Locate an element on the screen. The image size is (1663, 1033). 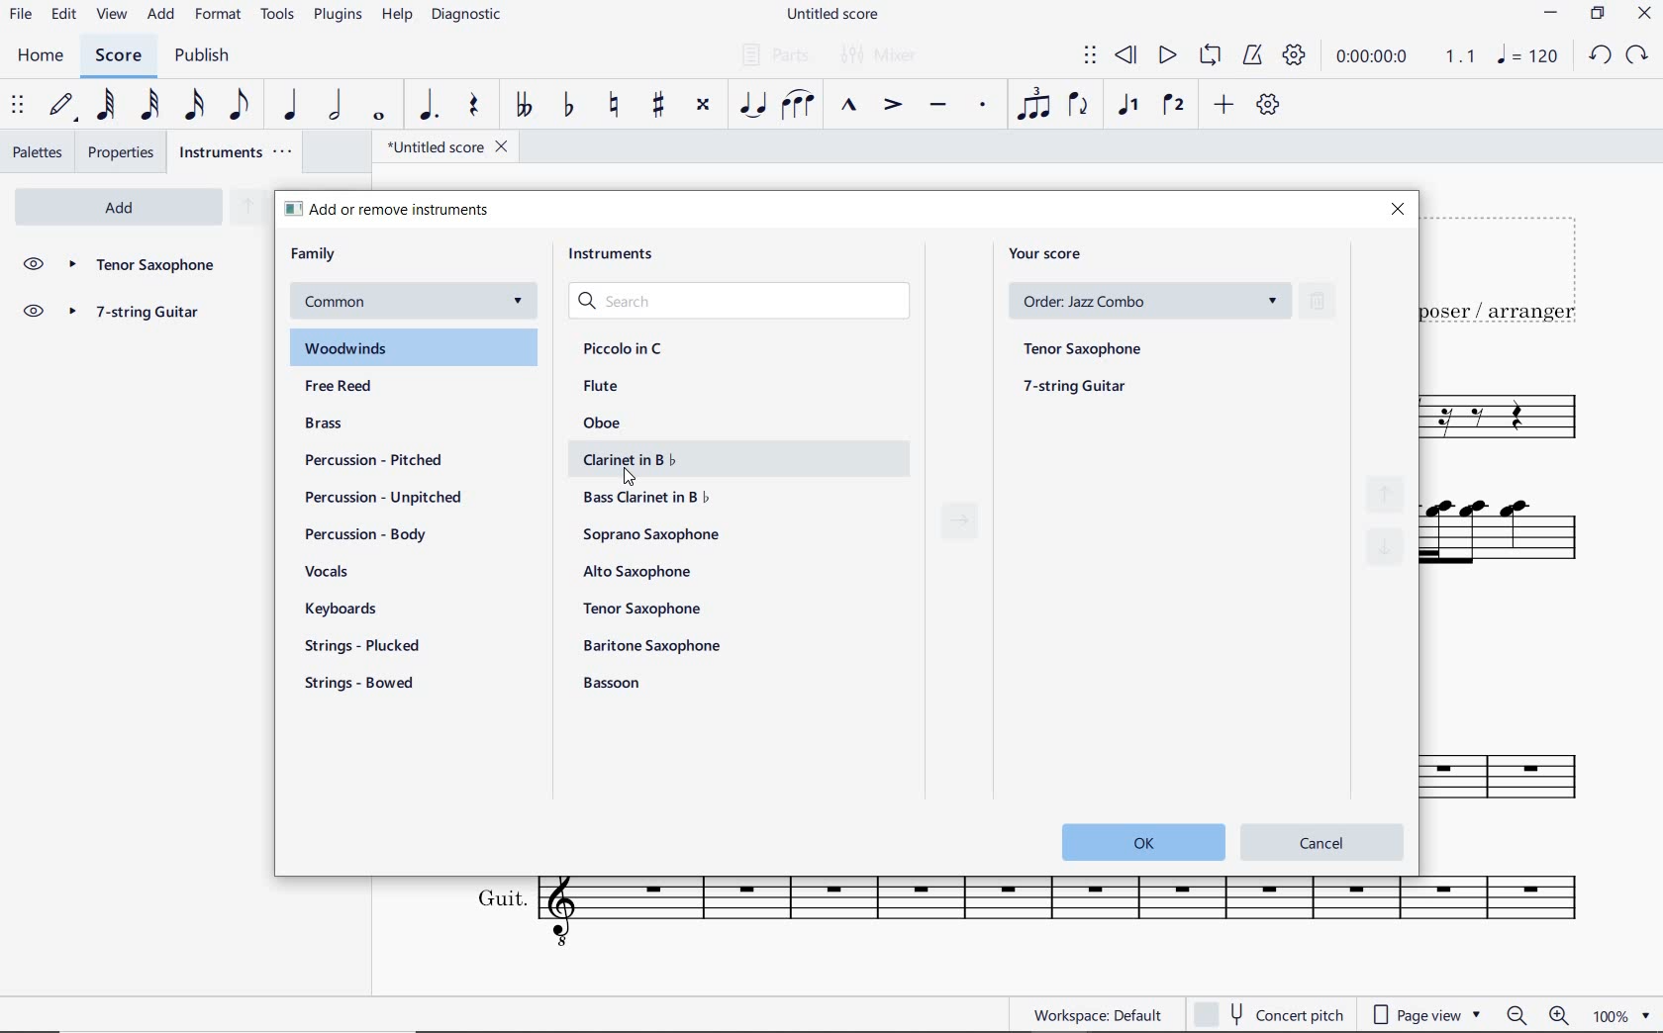
brass is located at coordinates (348, 425).